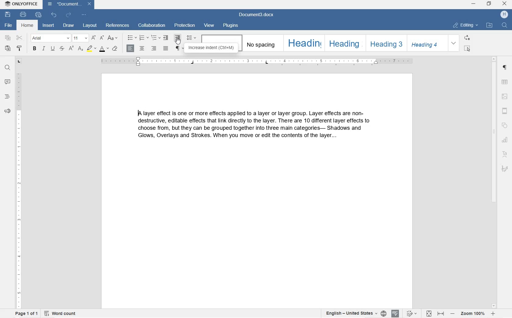 This screenshot has width=512, height=318. What do you see at coordinates (132, 38) in the screenshot?
I see `BULLETS` at bounding box center [132, 38].